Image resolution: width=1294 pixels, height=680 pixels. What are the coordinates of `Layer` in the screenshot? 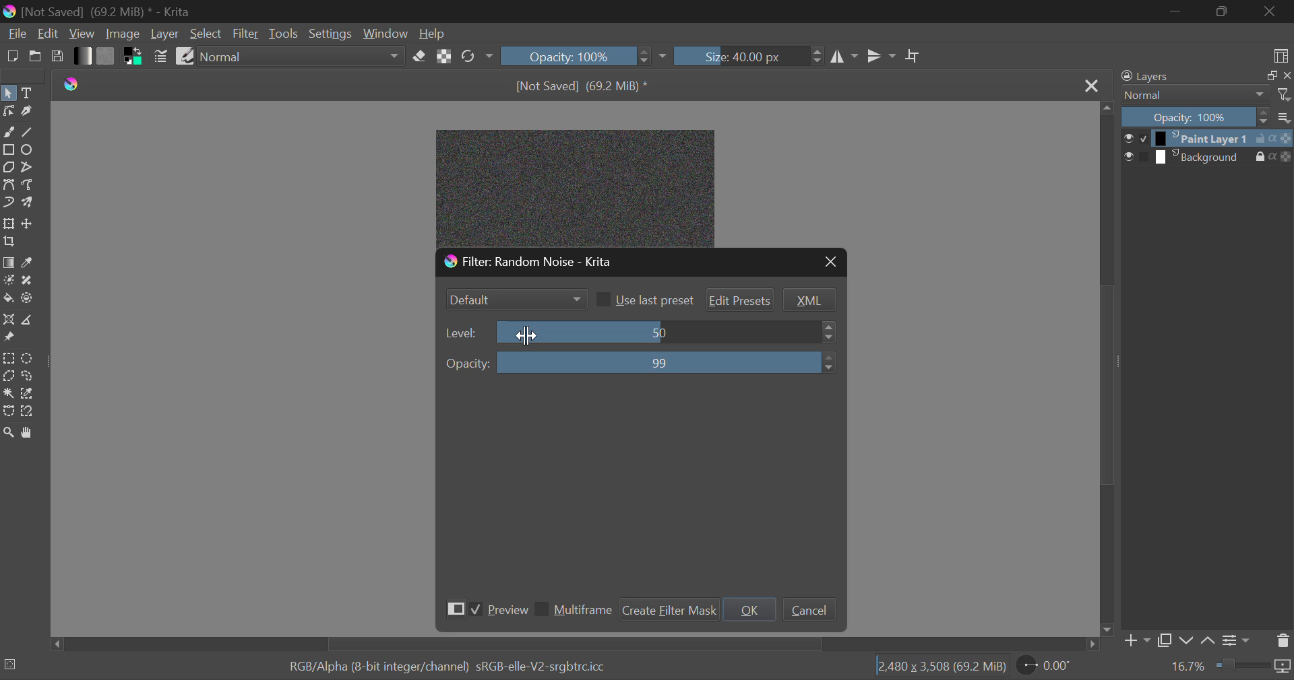 It's located at (165, 34).